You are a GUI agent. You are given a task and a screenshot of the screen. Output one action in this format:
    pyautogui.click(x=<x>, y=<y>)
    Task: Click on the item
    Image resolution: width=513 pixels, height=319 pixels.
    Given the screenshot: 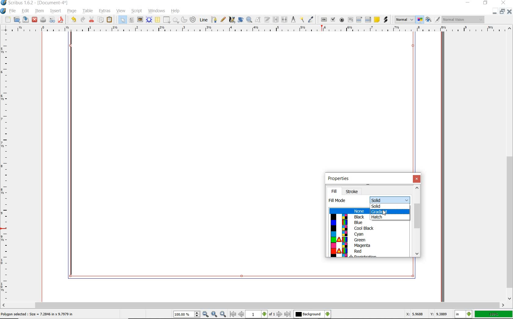 What is the action you would take?
    pyautogui.click(x=39, y=11)
    